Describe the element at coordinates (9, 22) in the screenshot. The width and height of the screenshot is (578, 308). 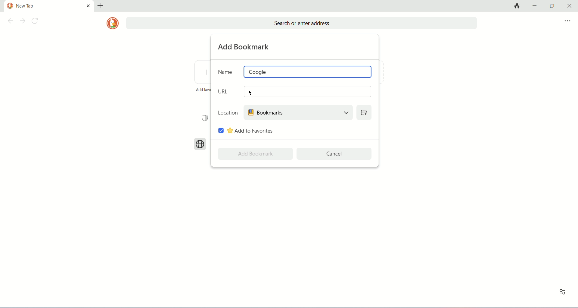
I see `go back` at that location.